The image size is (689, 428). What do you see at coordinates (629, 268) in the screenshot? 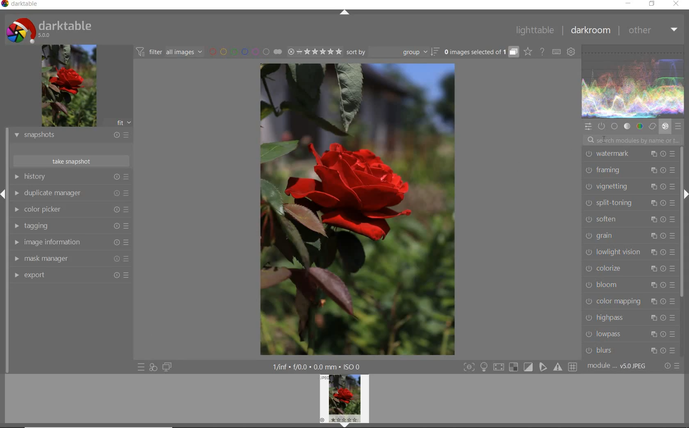
I see `colorize` at bounding box center [629, 268].